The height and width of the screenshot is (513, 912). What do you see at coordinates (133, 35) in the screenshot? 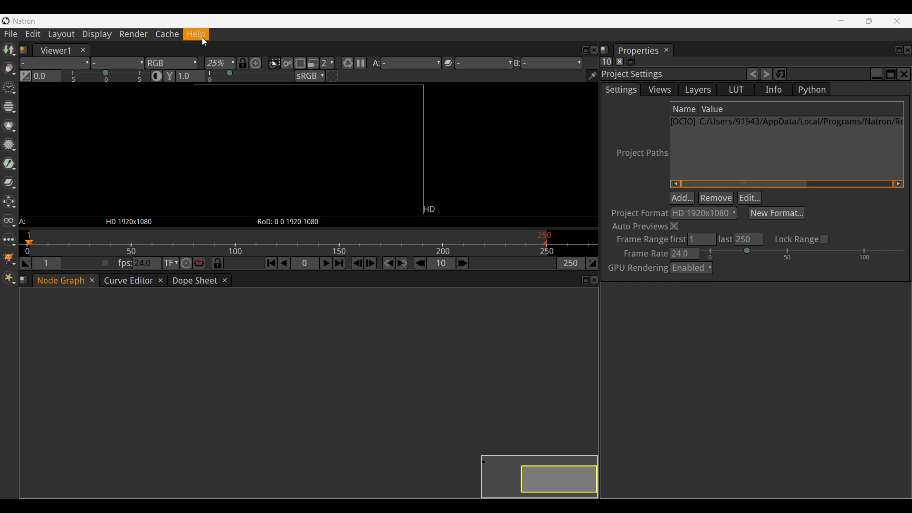
I see `Render menu` at bounding box center [133, 35].